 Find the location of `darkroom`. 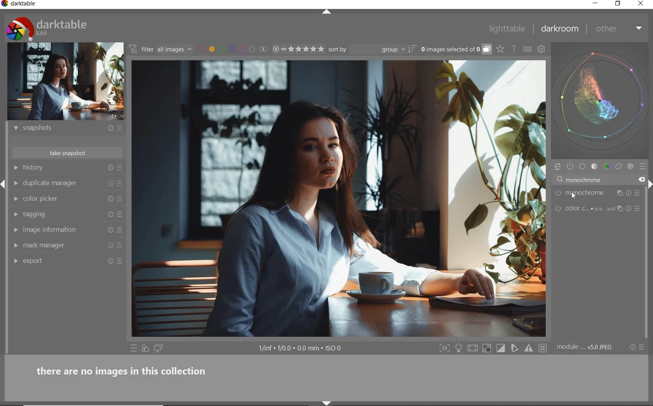

darkroom is located at coordinates (560, 30).